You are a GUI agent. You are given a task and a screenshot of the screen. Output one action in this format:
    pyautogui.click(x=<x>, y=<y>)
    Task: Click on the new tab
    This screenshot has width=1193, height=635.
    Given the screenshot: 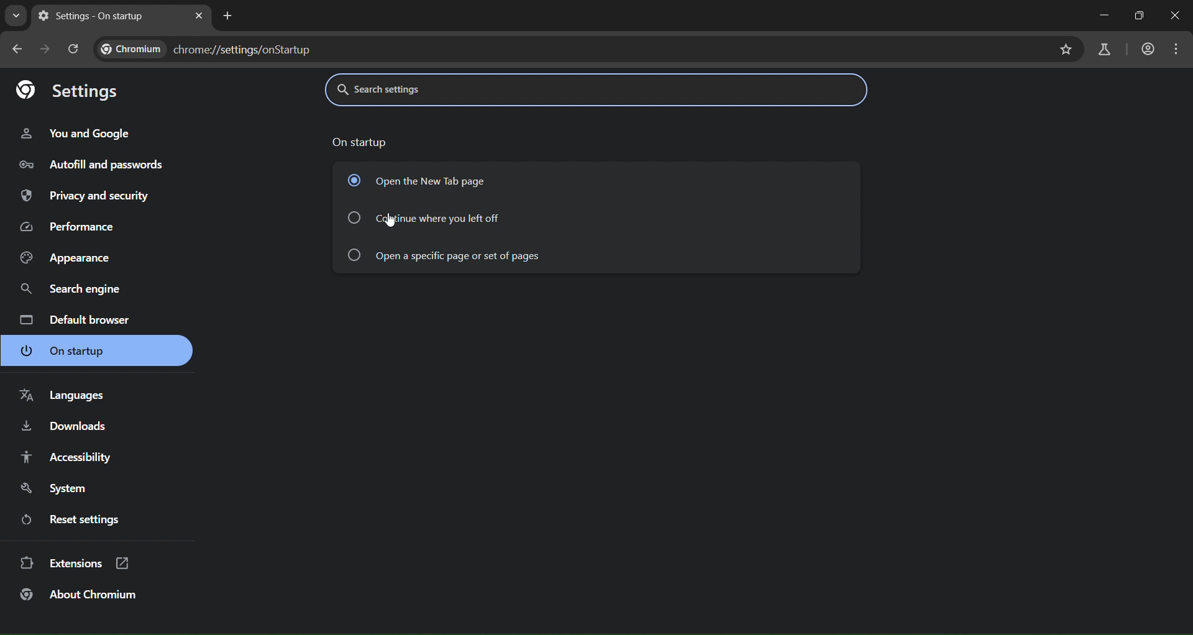 What is the action you would take?
    pyautogui.click(x=228, y=15)
    